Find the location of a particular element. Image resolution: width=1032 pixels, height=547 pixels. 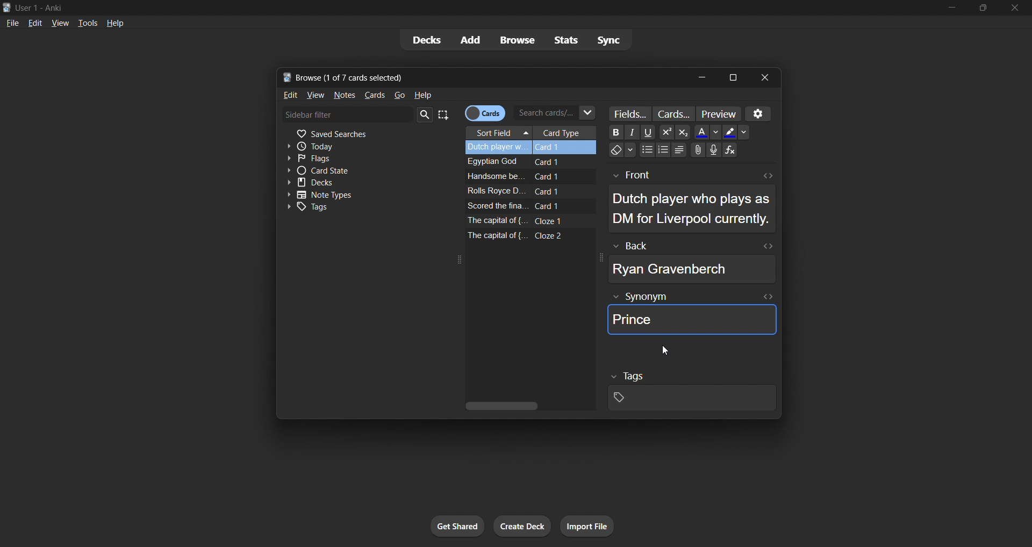

Speaker is located at coordinates (714, 150).